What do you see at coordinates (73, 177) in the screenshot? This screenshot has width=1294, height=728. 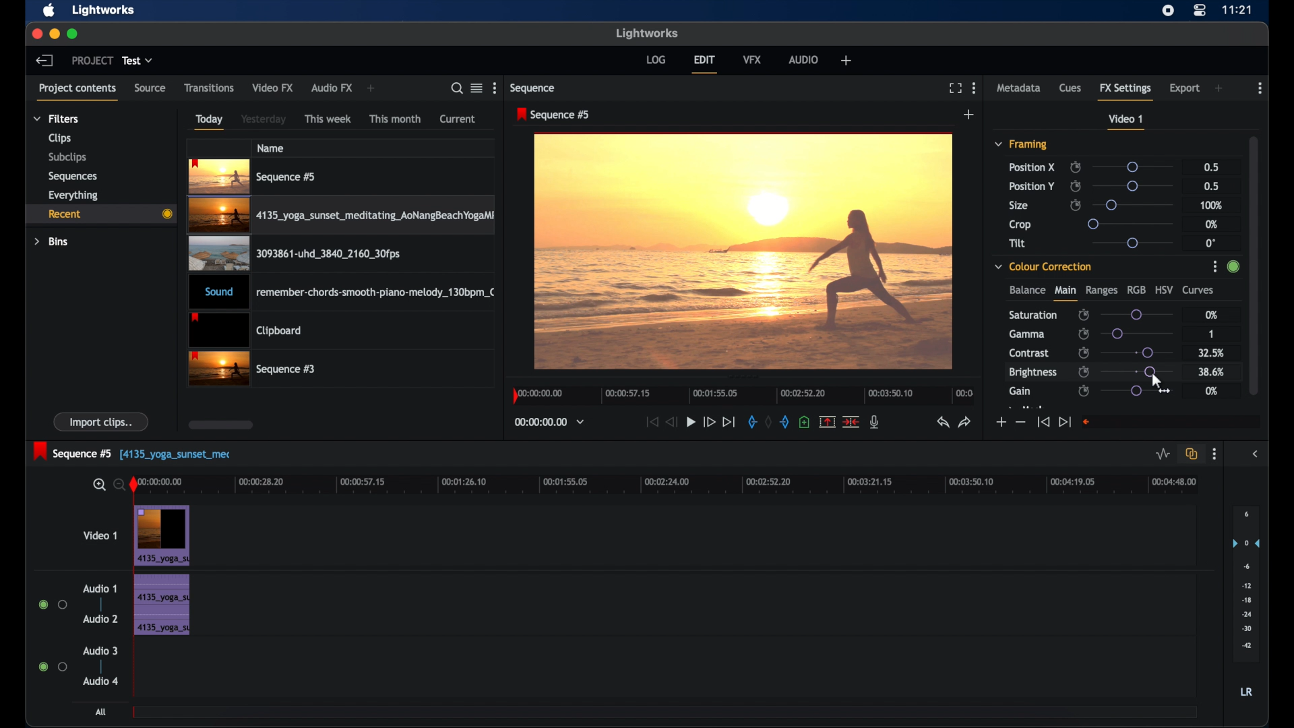 I see `sequences` at bounding box center [73, 177].